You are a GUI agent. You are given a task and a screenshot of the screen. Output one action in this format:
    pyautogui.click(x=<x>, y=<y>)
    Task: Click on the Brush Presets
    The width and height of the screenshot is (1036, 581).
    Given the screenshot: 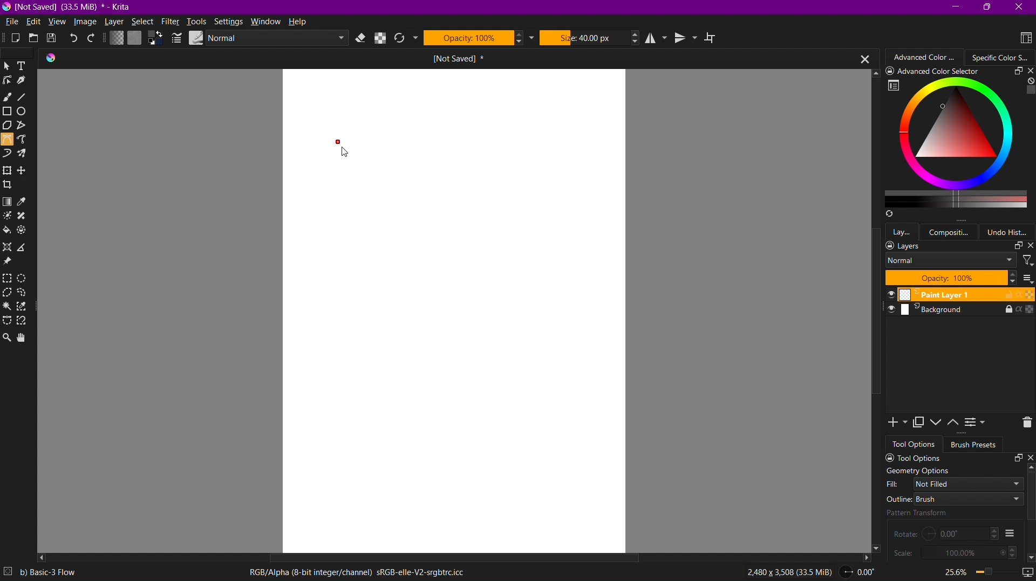 What is the action you would take?
    pyautogui.click(x=974, y=445)
    